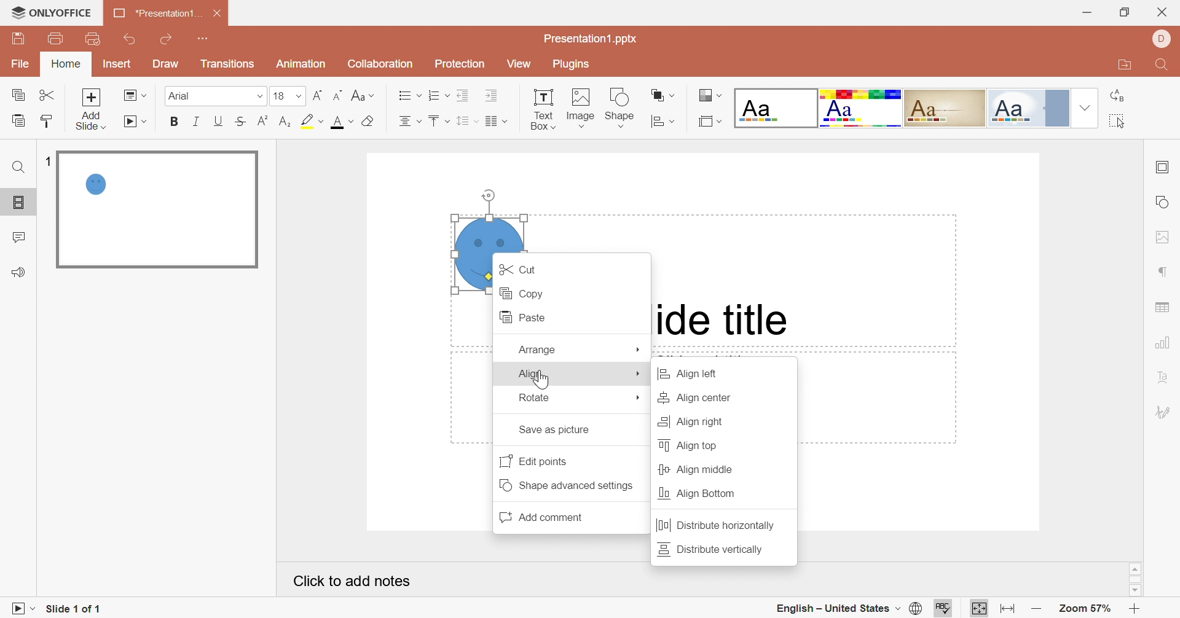  I want to click on Rotate, so click(536, 396).